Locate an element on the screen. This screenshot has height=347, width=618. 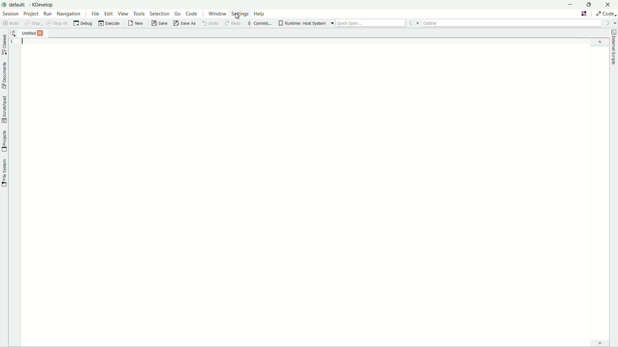
Cursor is located at coordinates (236, 16).